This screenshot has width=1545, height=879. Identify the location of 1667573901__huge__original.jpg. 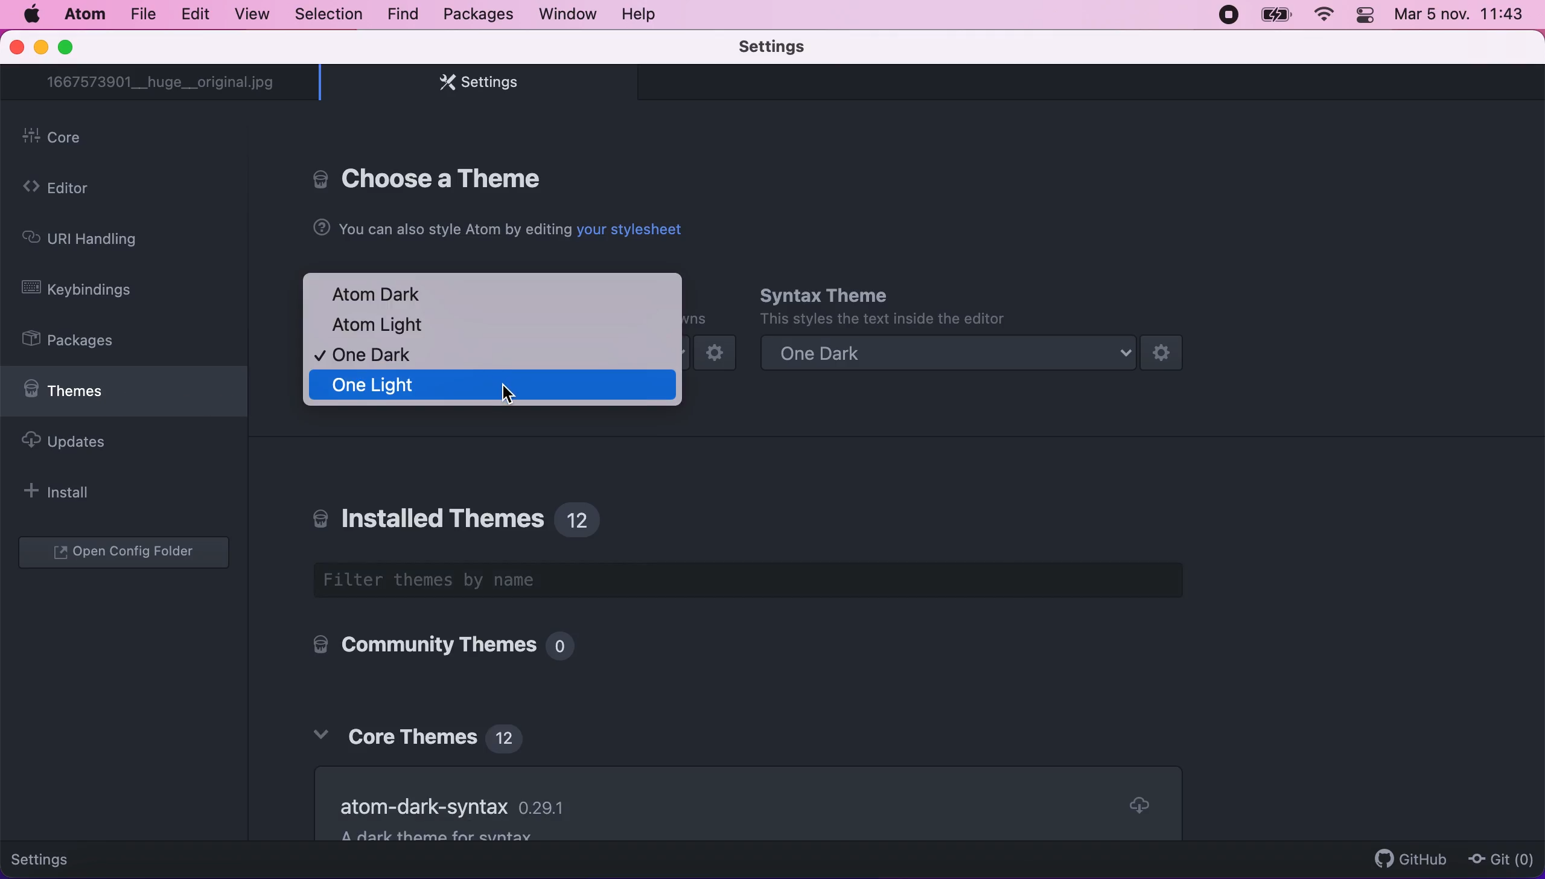
(165, 83).